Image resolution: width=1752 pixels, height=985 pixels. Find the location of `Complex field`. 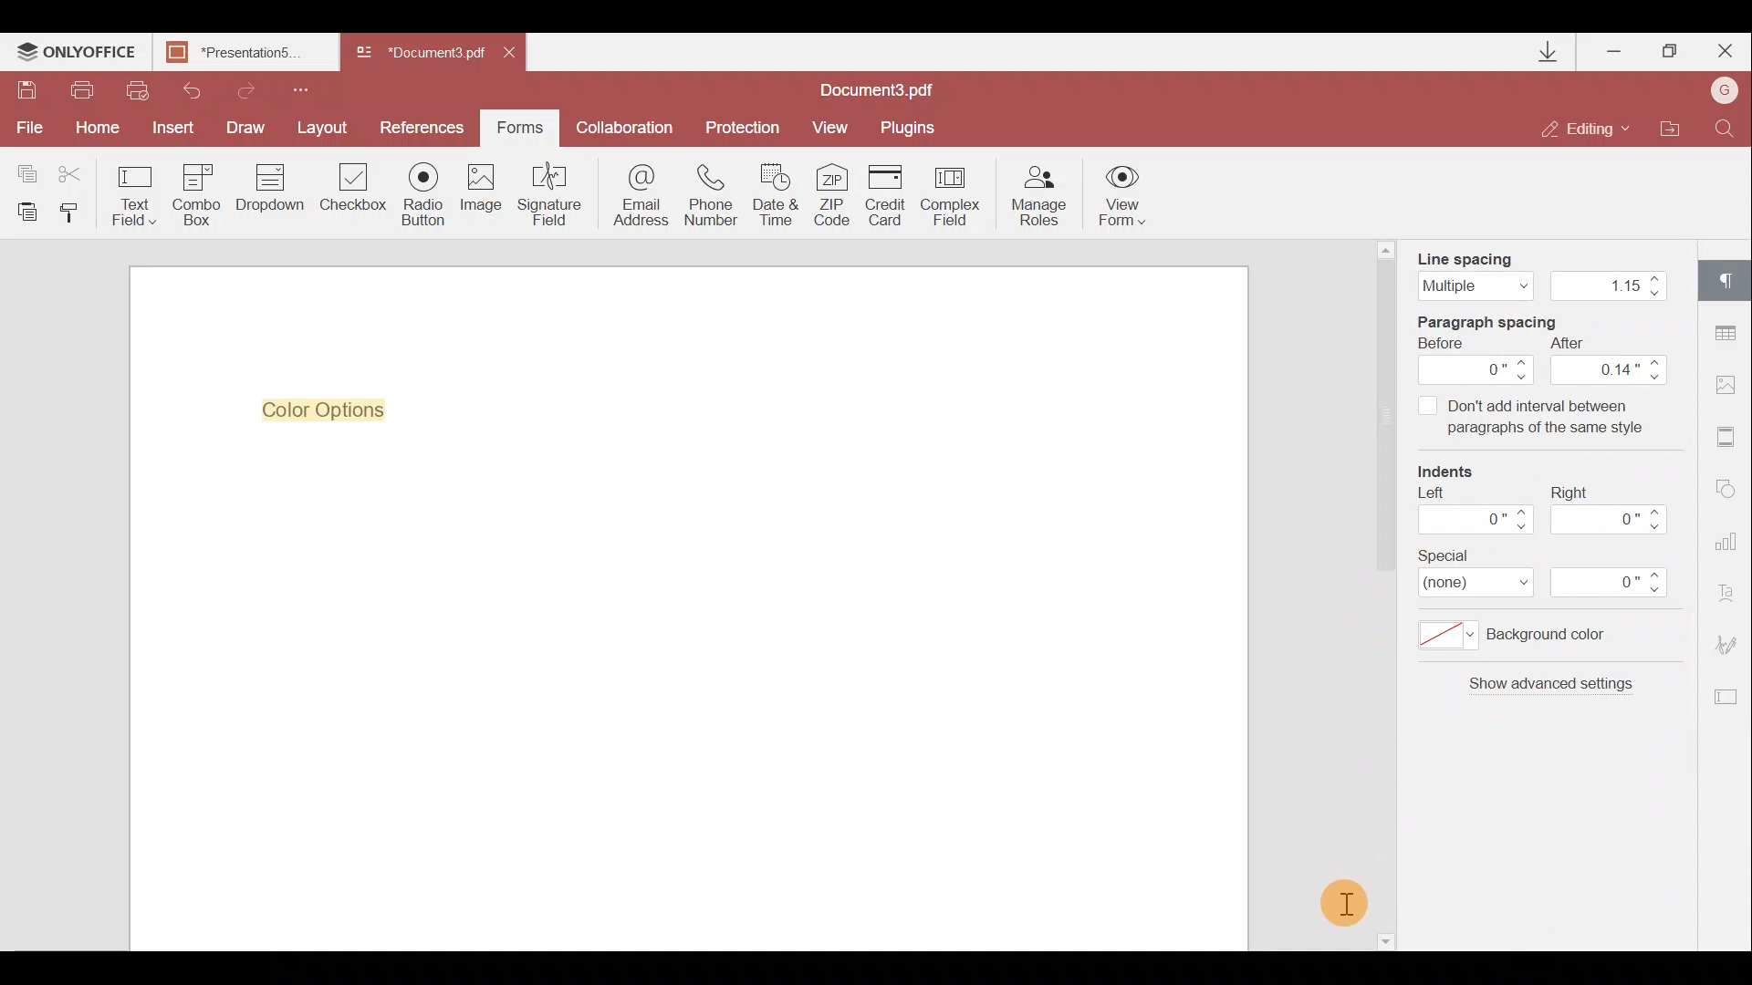

Complex field is located at coordinates (952, 194).